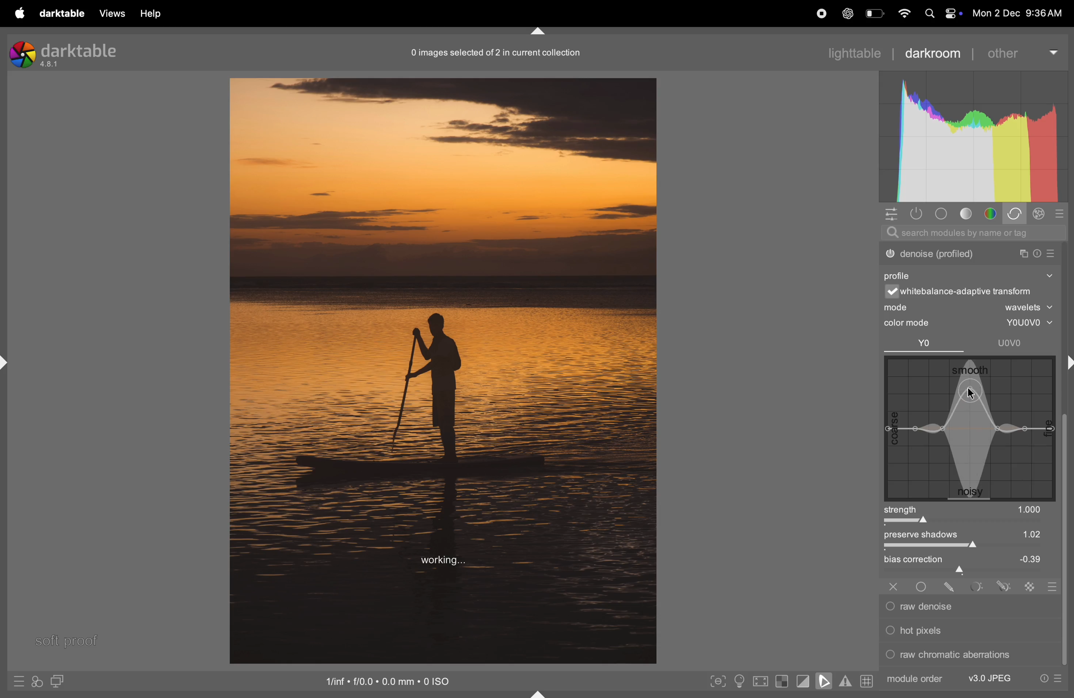 Image resolution: width=1074 pixels, height=698 pixels. What do you see at coordinates (1040, 215) in the screenshot?
I see `sign` at bounding box center [1040, 215].